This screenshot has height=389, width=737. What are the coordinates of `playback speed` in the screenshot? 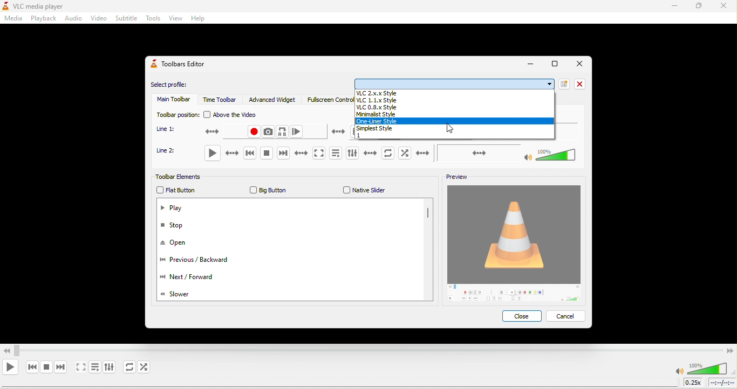 It's located at (693, 383).